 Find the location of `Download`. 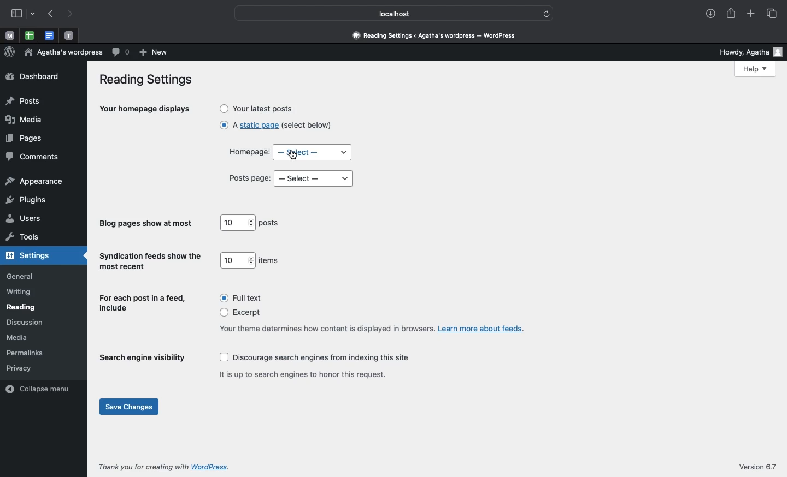

Download is located at coordinates (708, 12).